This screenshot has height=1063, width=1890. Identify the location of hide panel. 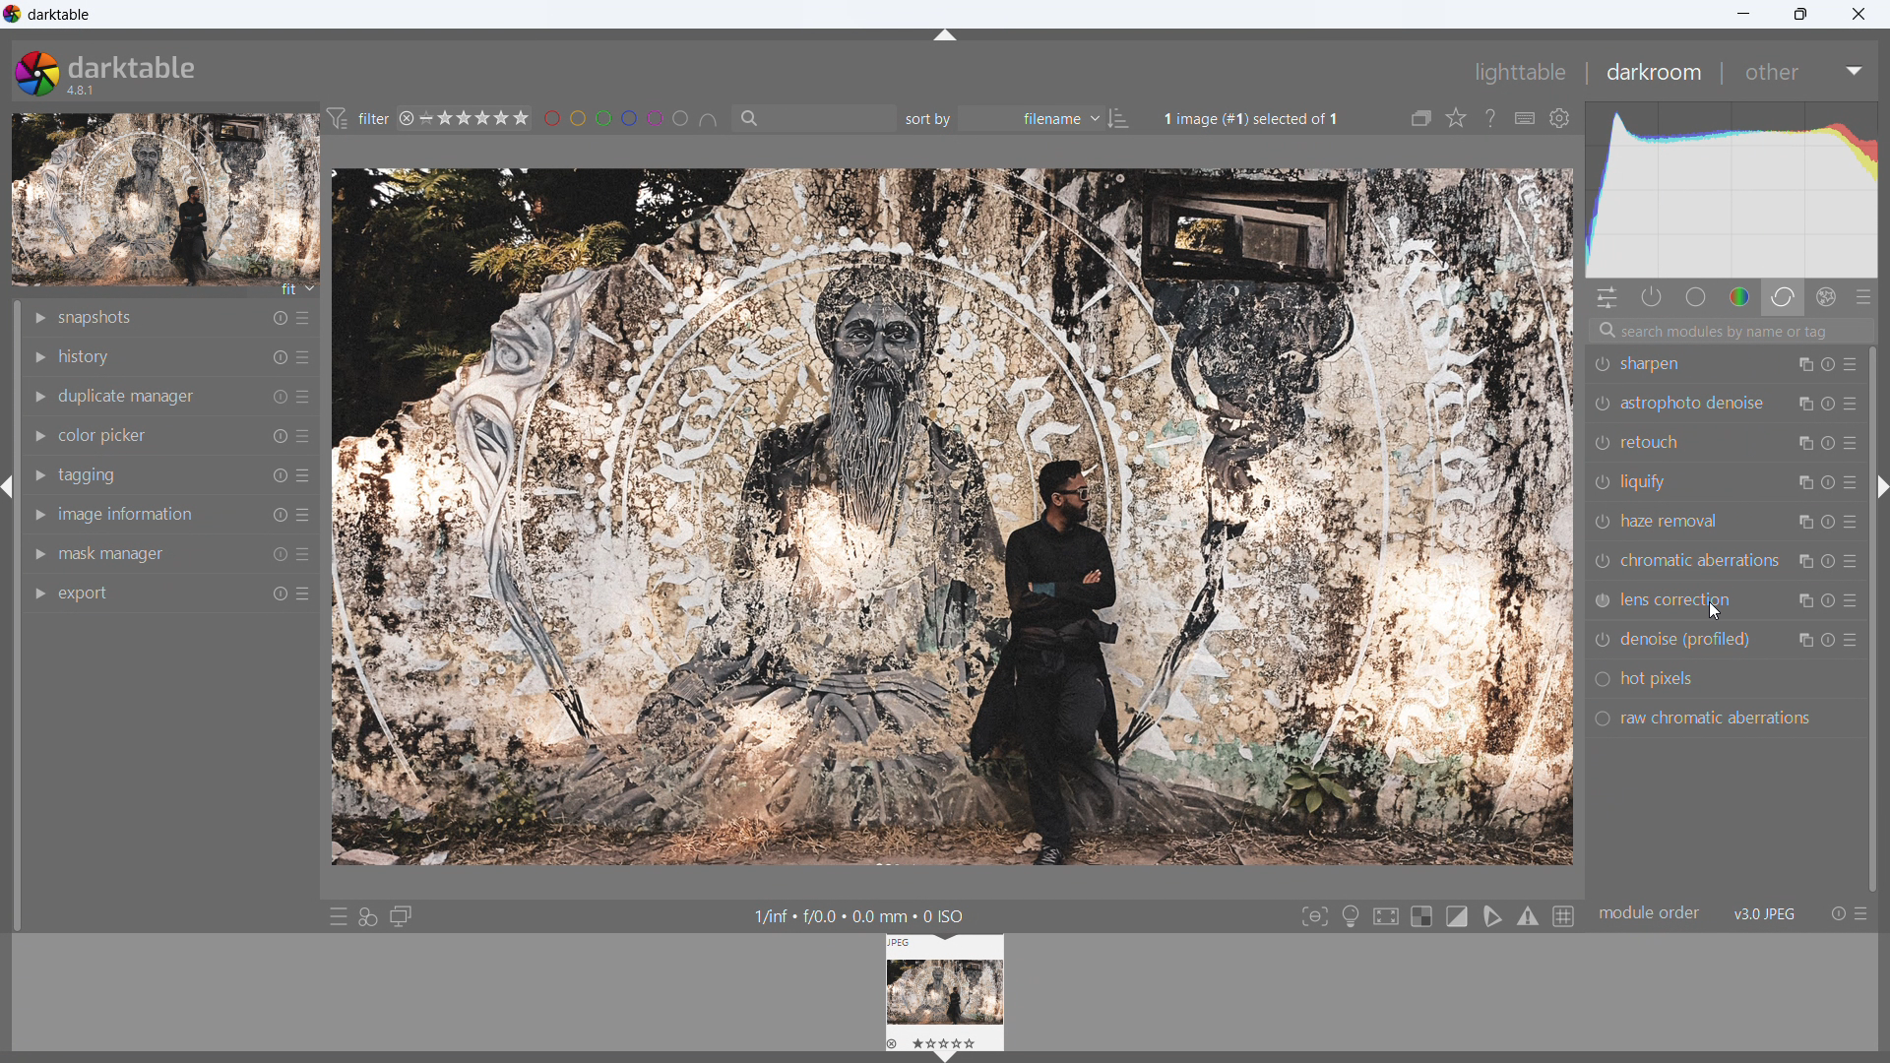
(947, 35).